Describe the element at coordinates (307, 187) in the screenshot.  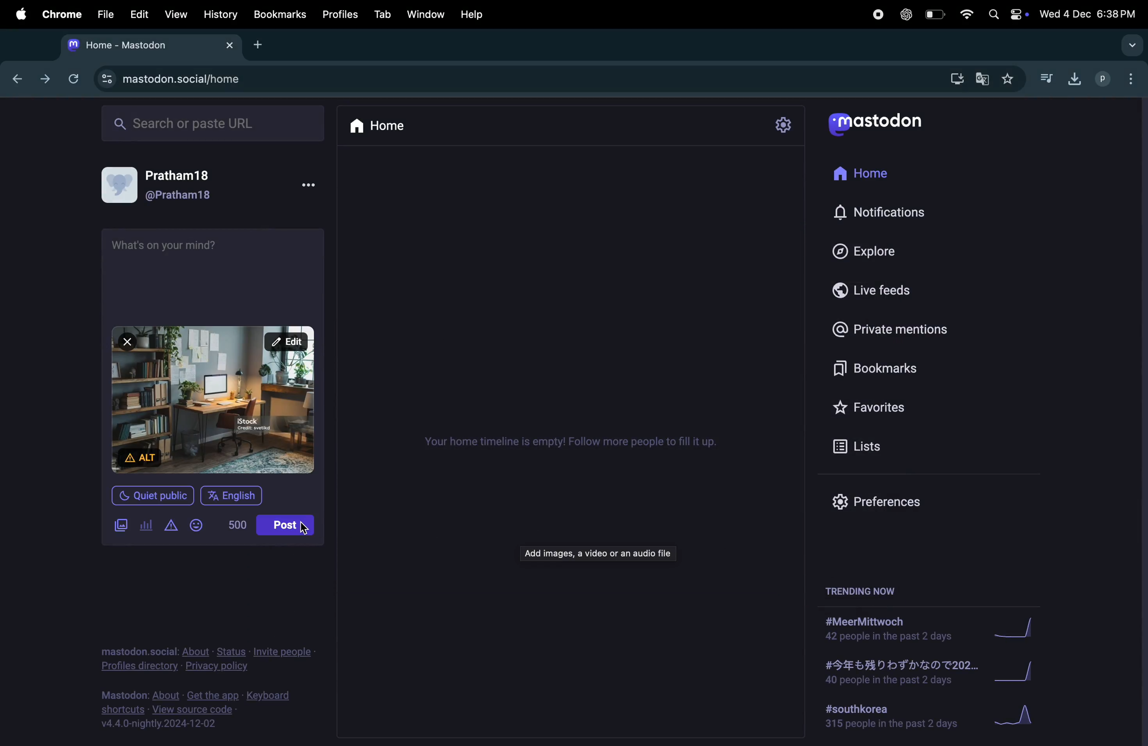
I see `options` at that location.